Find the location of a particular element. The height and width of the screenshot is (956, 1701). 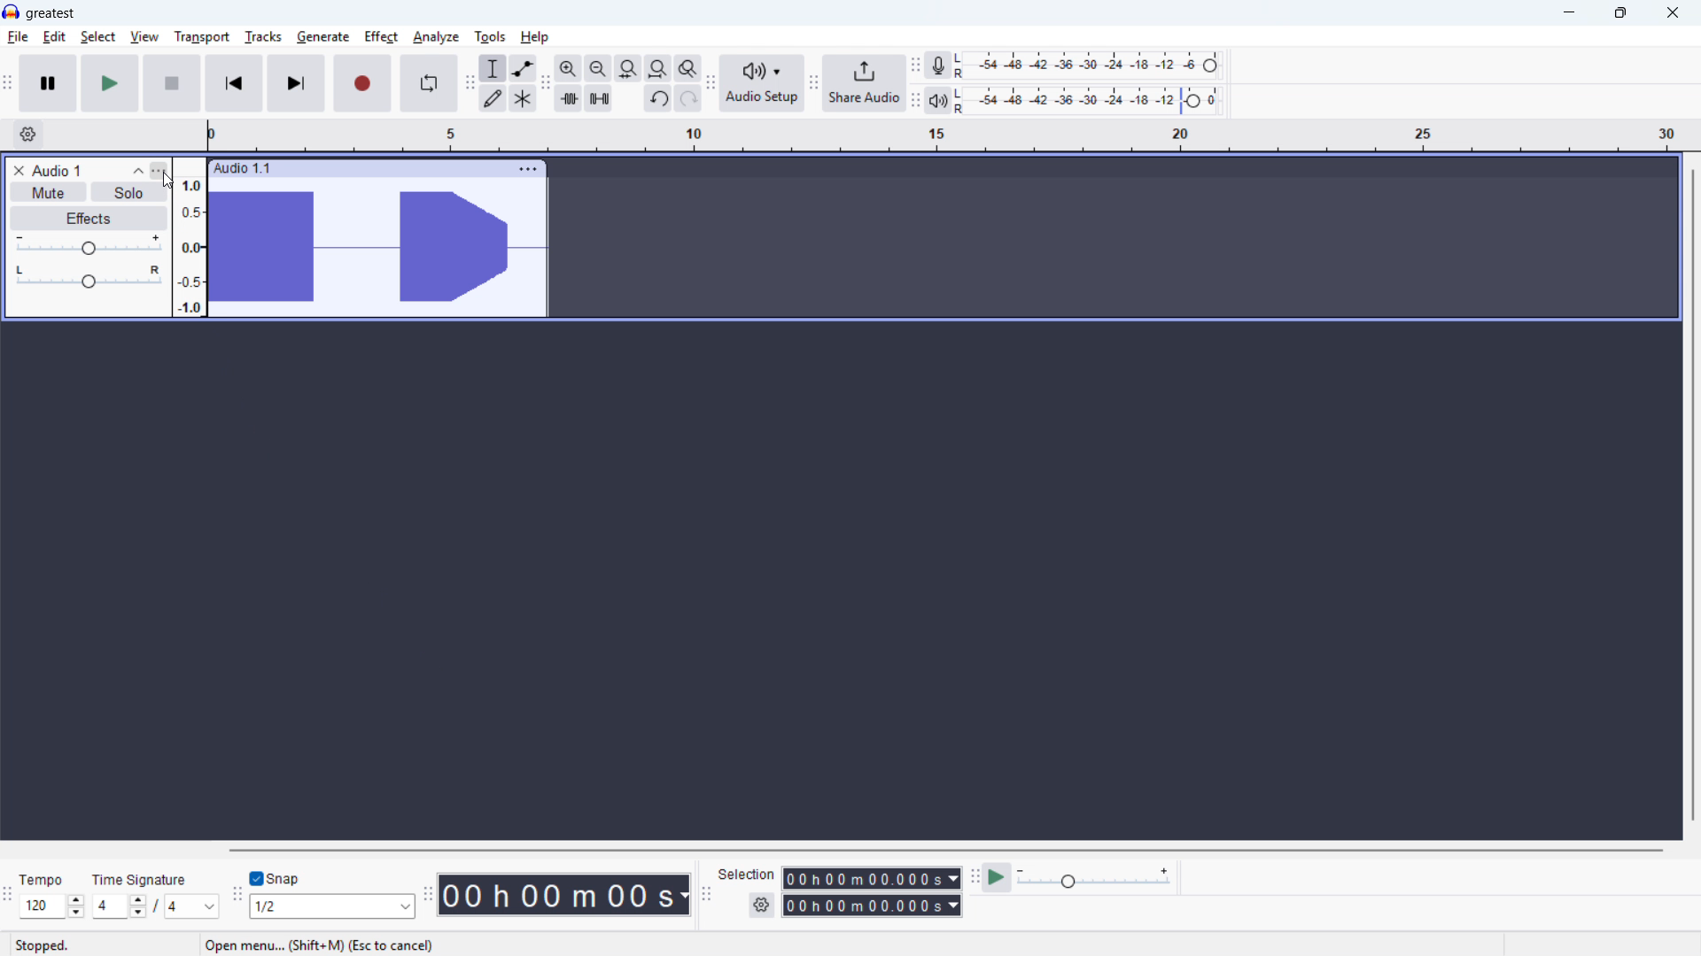

fit selection to width is located at coordinates (598, 68).